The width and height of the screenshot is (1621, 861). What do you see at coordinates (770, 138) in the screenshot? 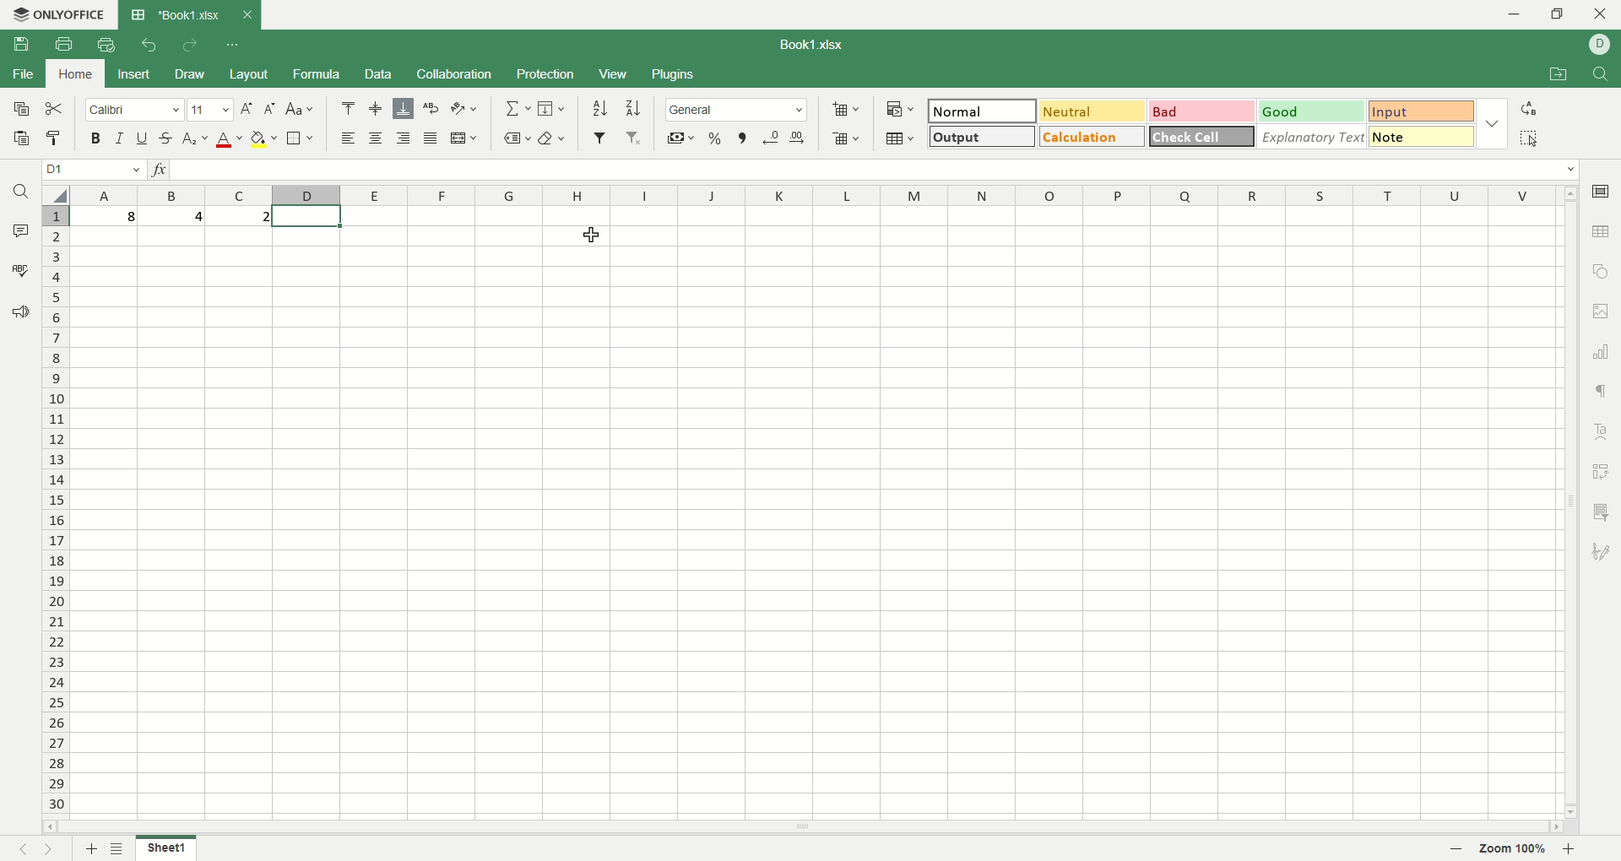
I see `decrease decimal` at bounding box center [770, 138].